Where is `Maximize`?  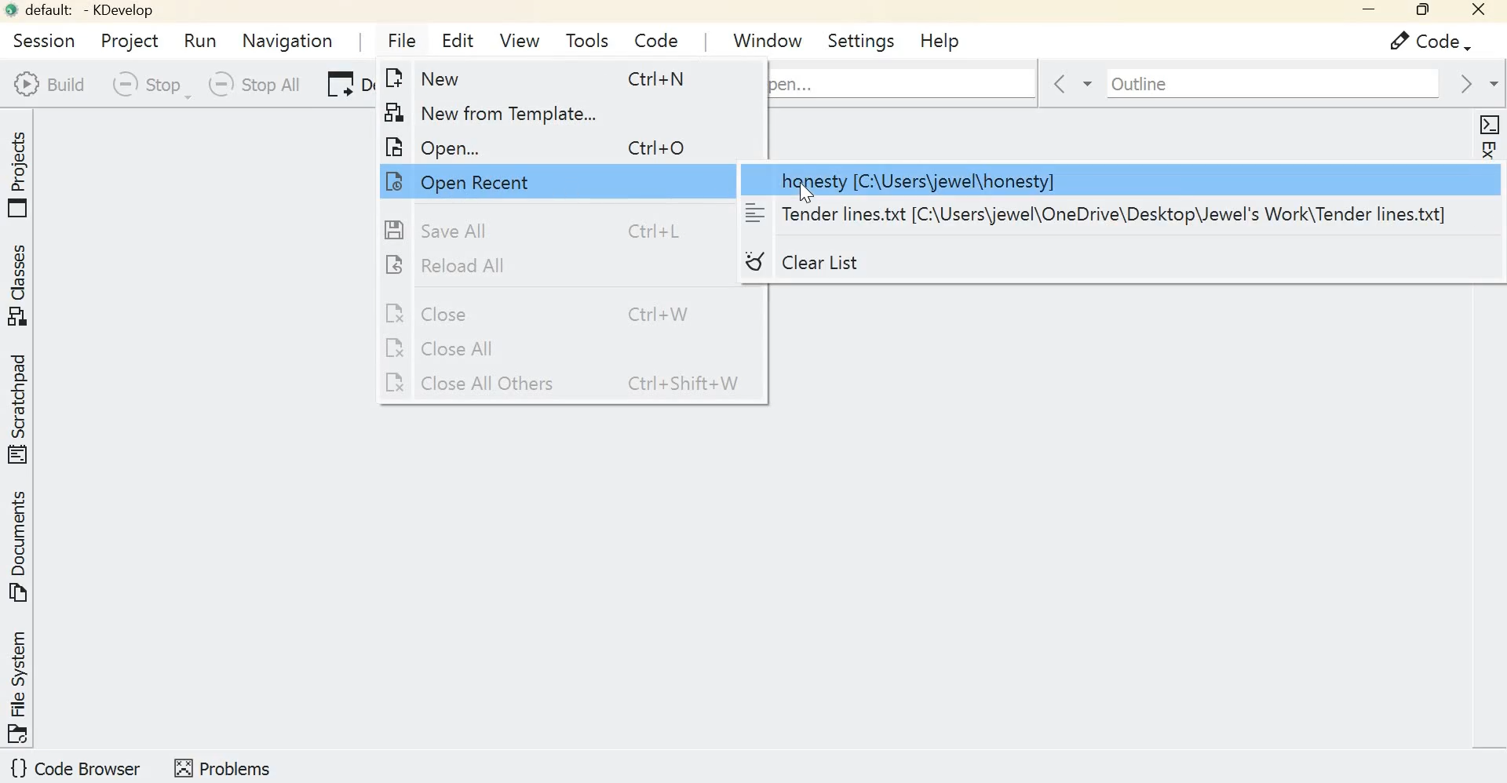 Maximize is located at coordinates (1421, 11).